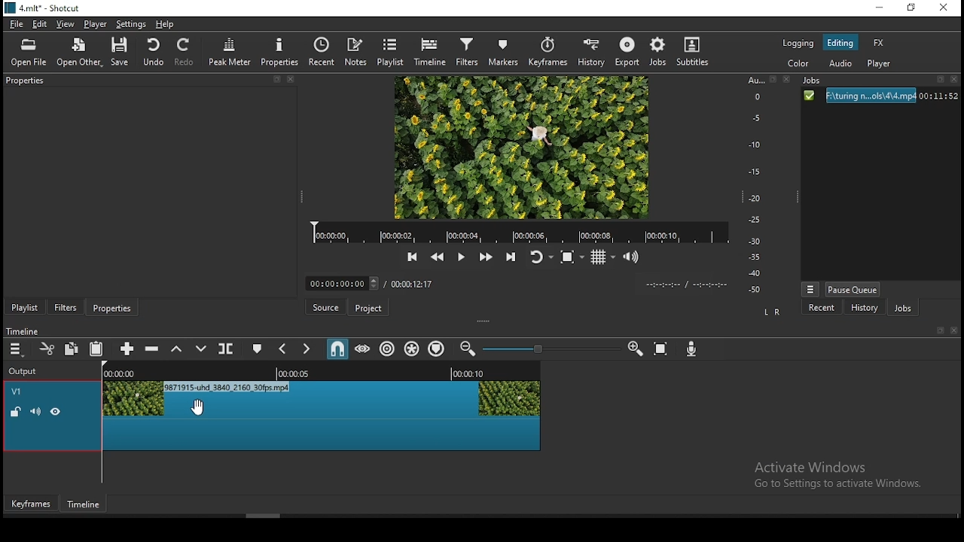 Image resolution: width=964 pixels, height=542 pixels. I want to click on play/pause, so click(460, 257).